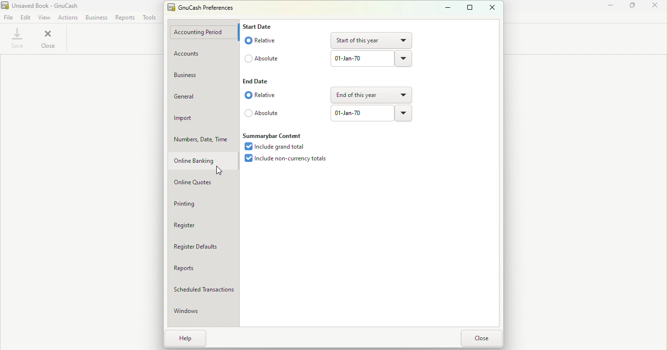 This screenshot has width=667, height=350. Describe the element at coordinates (188, 338) in the screenshot. I see `Help` at that location.